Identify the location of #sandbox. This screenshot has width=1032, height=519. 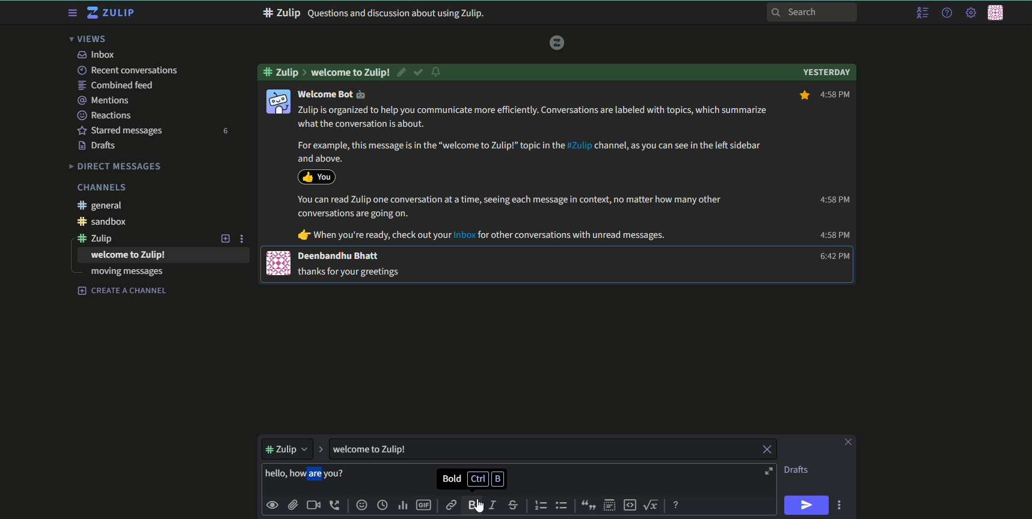
(106, 222).